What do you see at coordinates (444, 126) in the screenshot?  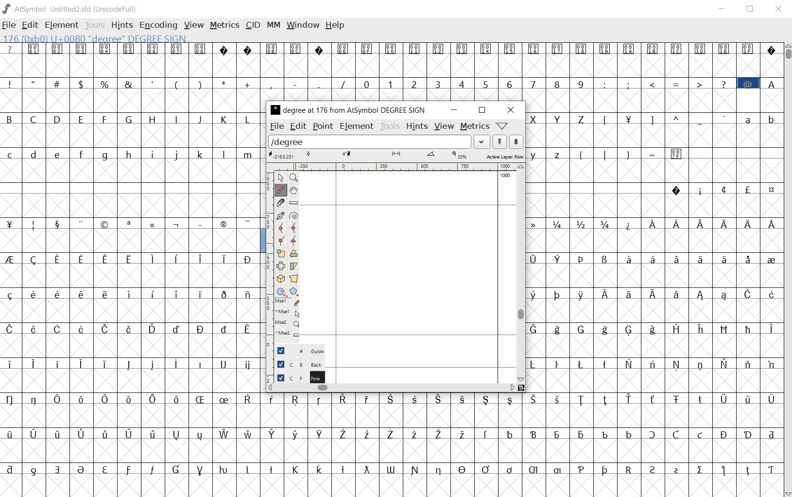 I see `view` at bounding box center [444, 126].